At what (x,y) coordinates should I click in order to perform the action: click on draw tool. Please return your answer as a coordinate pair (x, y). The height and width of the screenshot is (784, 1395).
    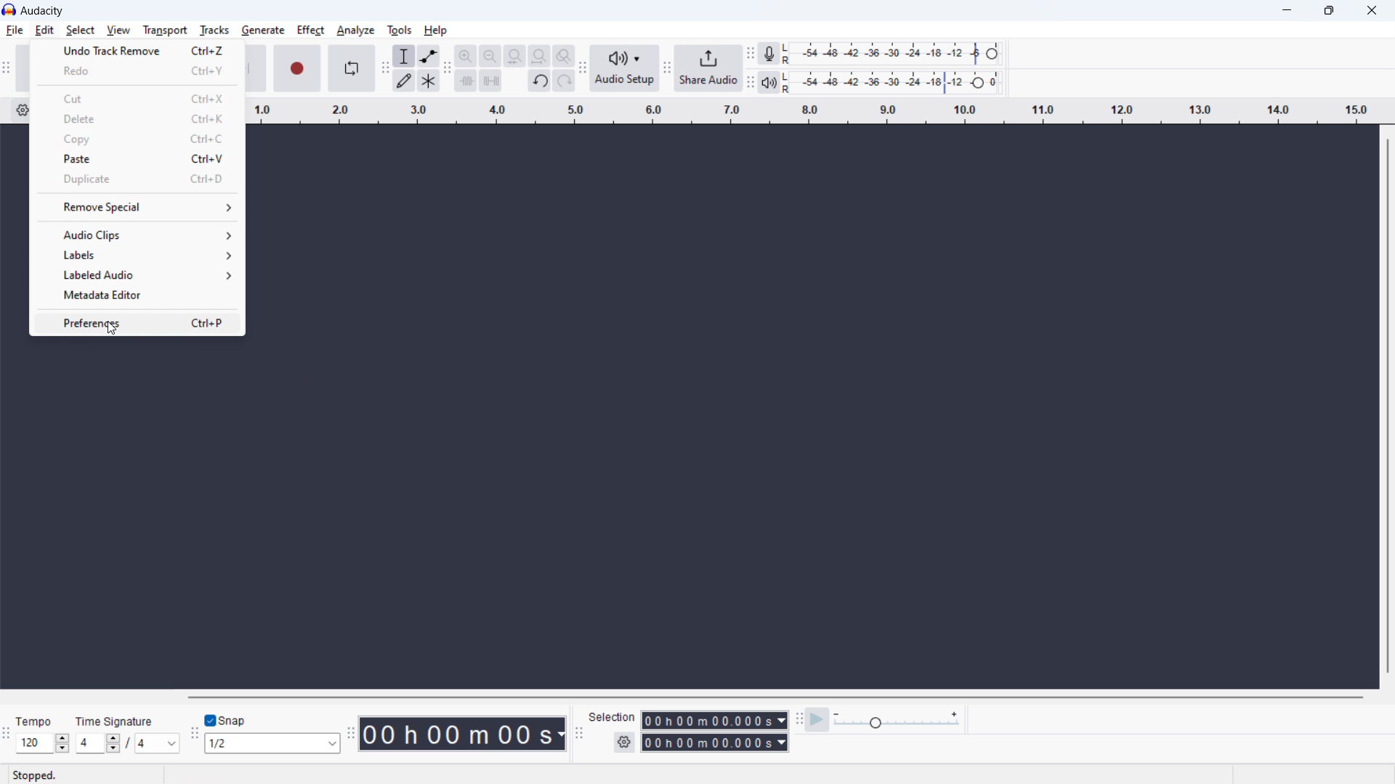
    Looking at the image, I should click on (404, 81).